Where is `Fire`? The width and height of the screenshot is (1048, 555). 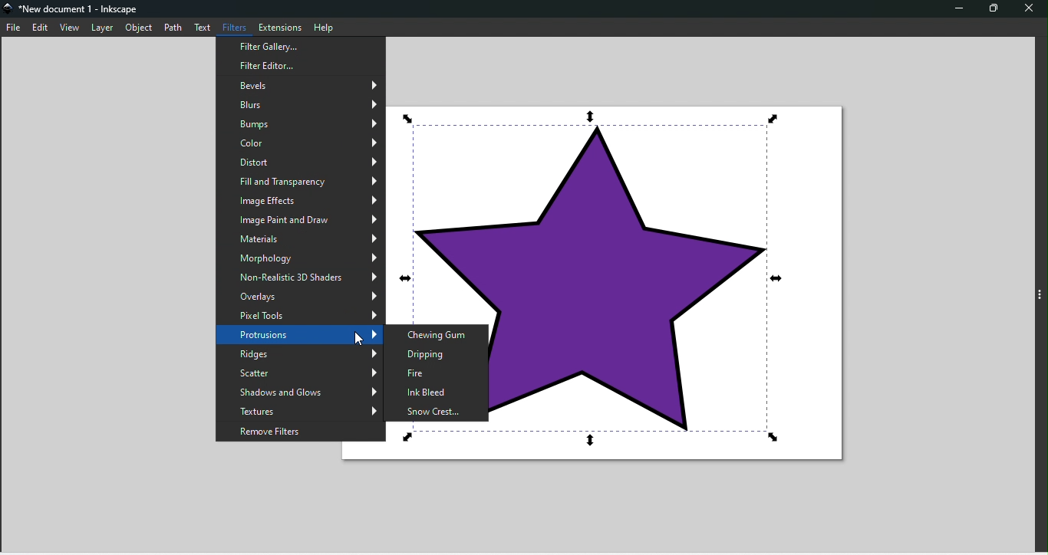 Fire is located at coordinates (436, 372).